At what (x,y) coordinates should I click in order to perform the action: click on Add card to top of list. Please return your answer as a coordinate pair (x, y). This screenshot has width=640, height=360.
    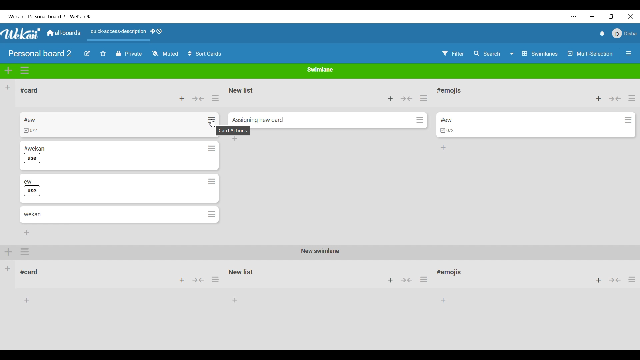
    Looking at the image, I should click on (182, 99).